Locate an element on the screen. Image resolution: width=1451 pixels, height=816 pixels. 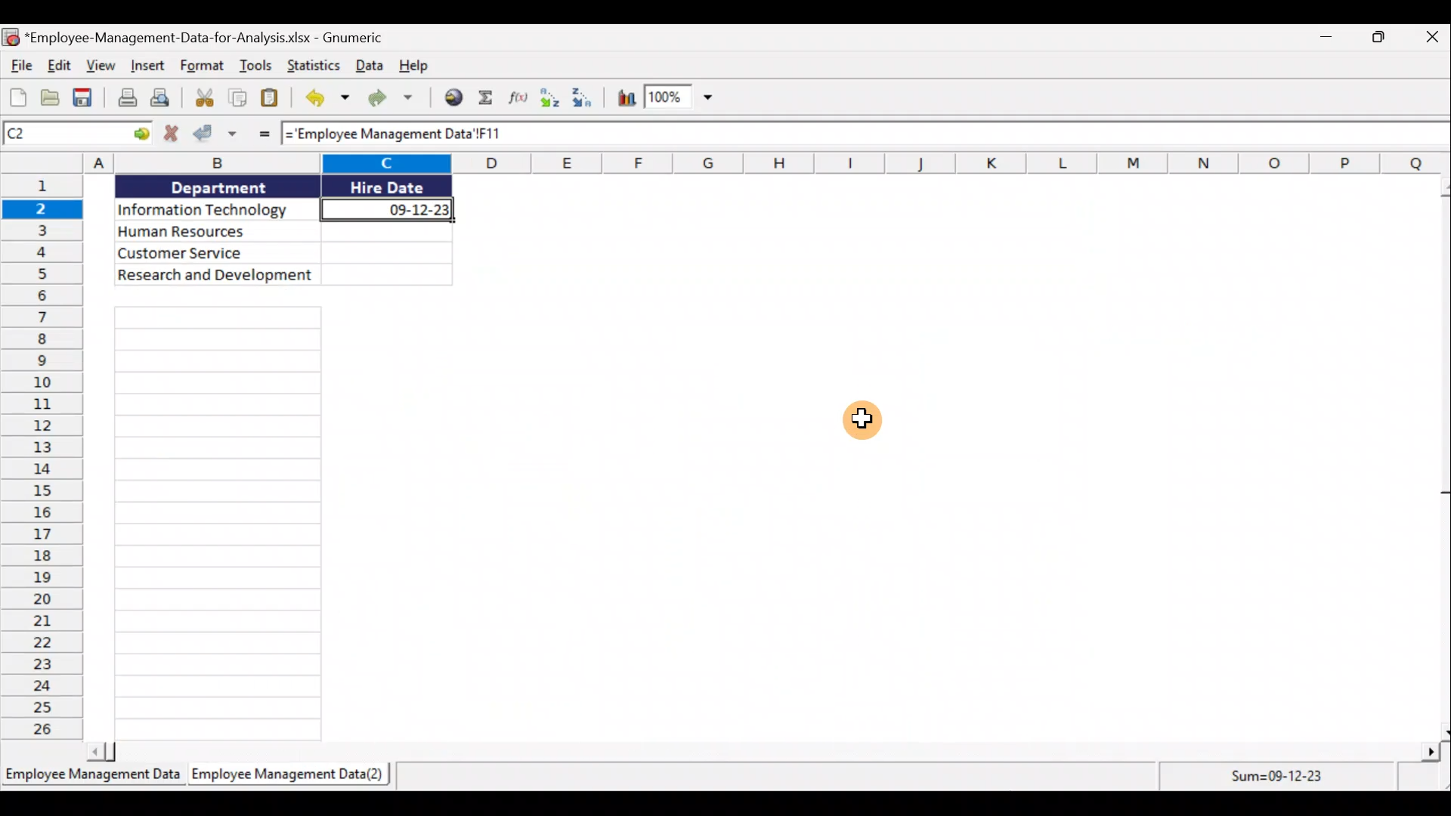
Data is located at coordinates (368, 68).